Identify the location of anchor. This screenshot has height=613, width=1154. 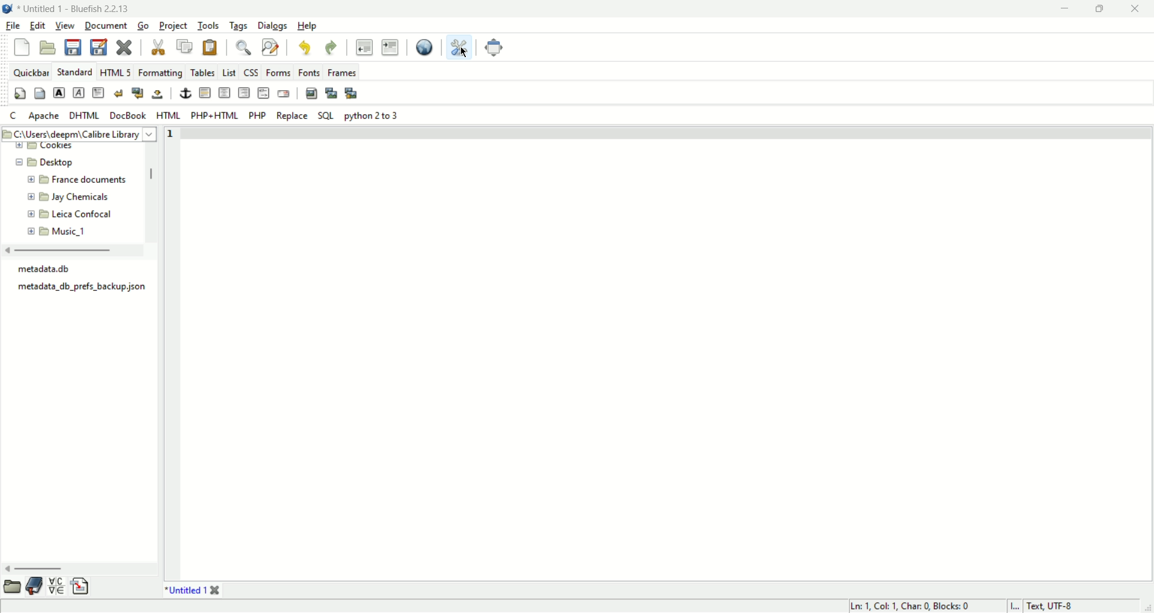
(185, 93).